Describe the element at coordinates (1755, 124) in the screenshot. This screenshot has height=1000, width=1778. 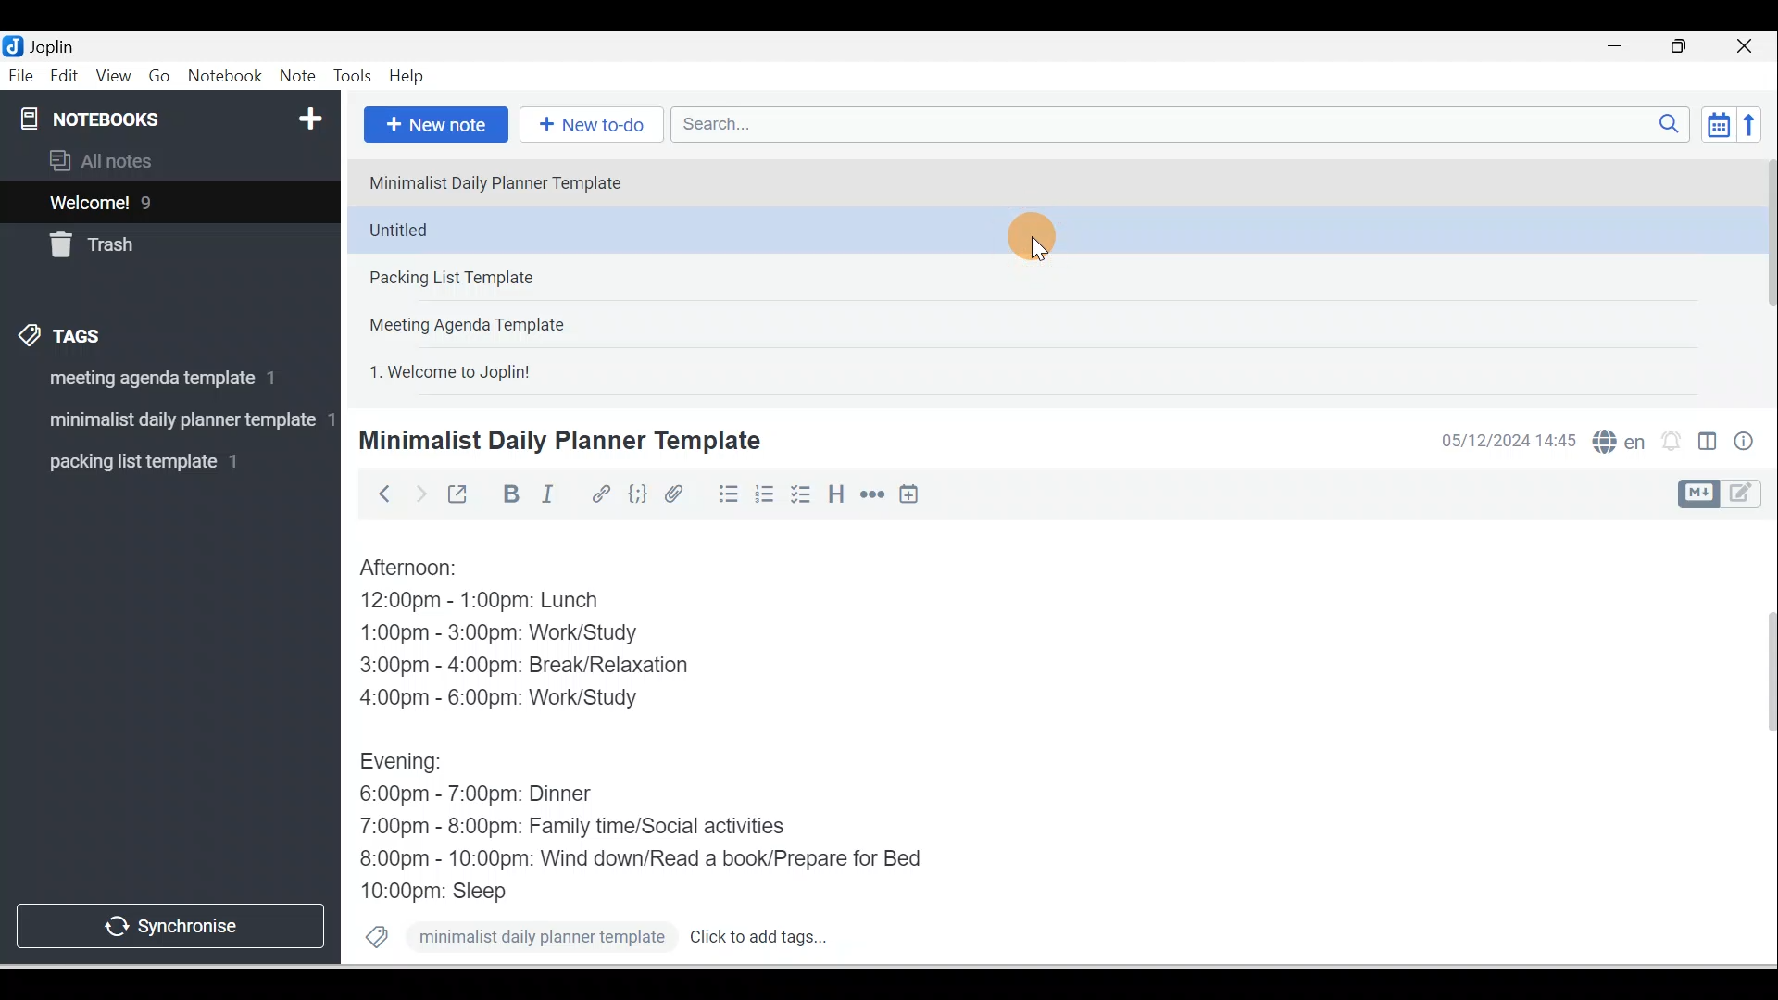
I see `Reverse sort` at that location.